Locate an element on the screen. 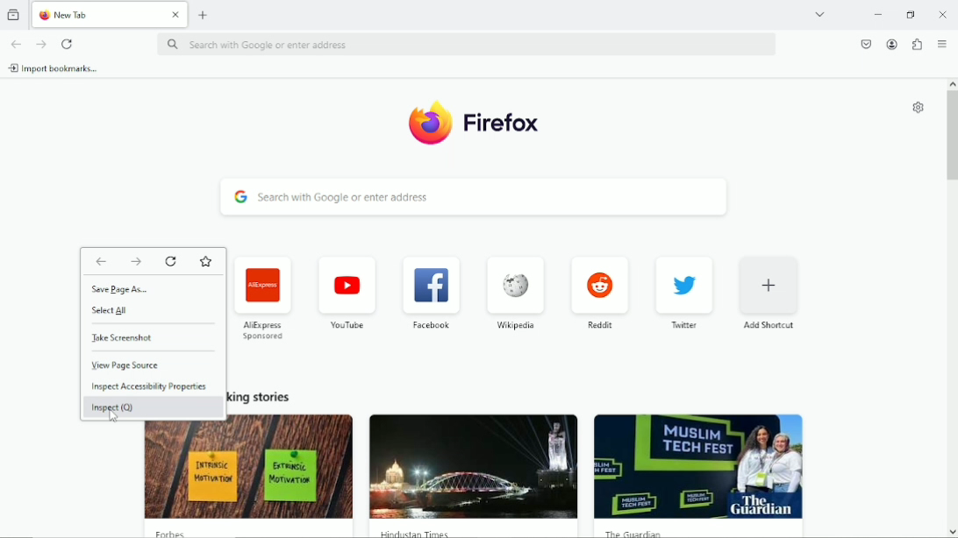 The height and width of the screenshot is (538, 958). Select all is located at coordinates (109, 311).